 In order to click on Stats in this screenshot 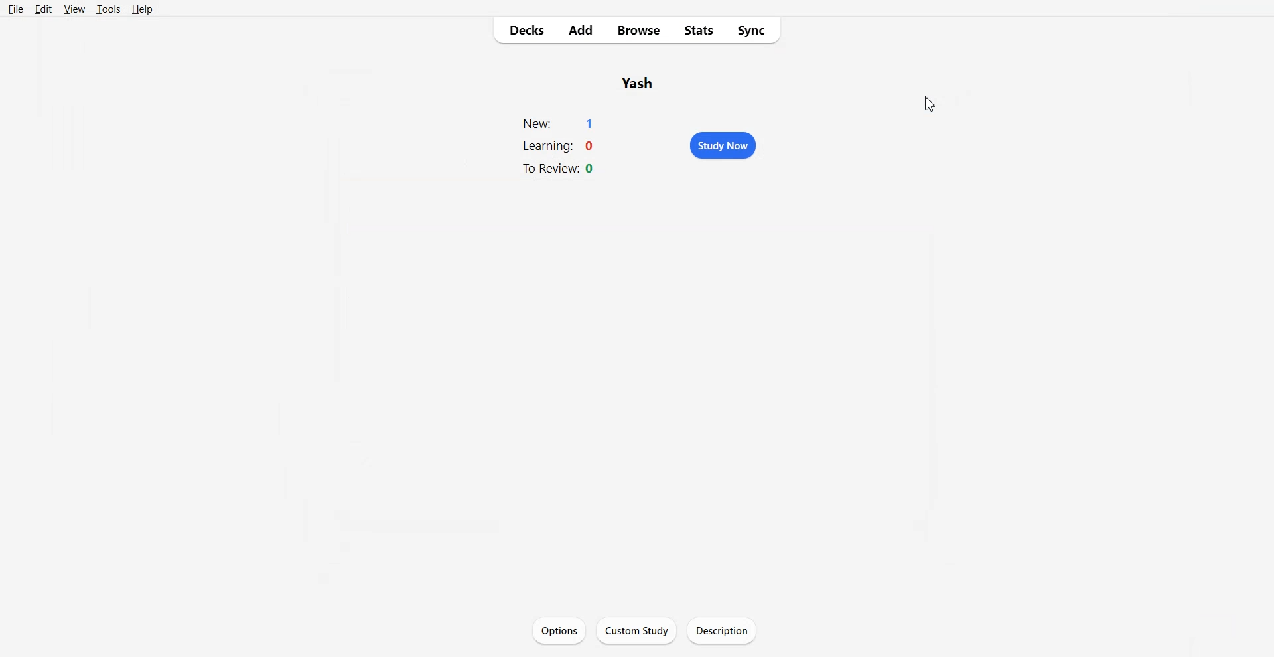, I will do `click(695, 32)`.